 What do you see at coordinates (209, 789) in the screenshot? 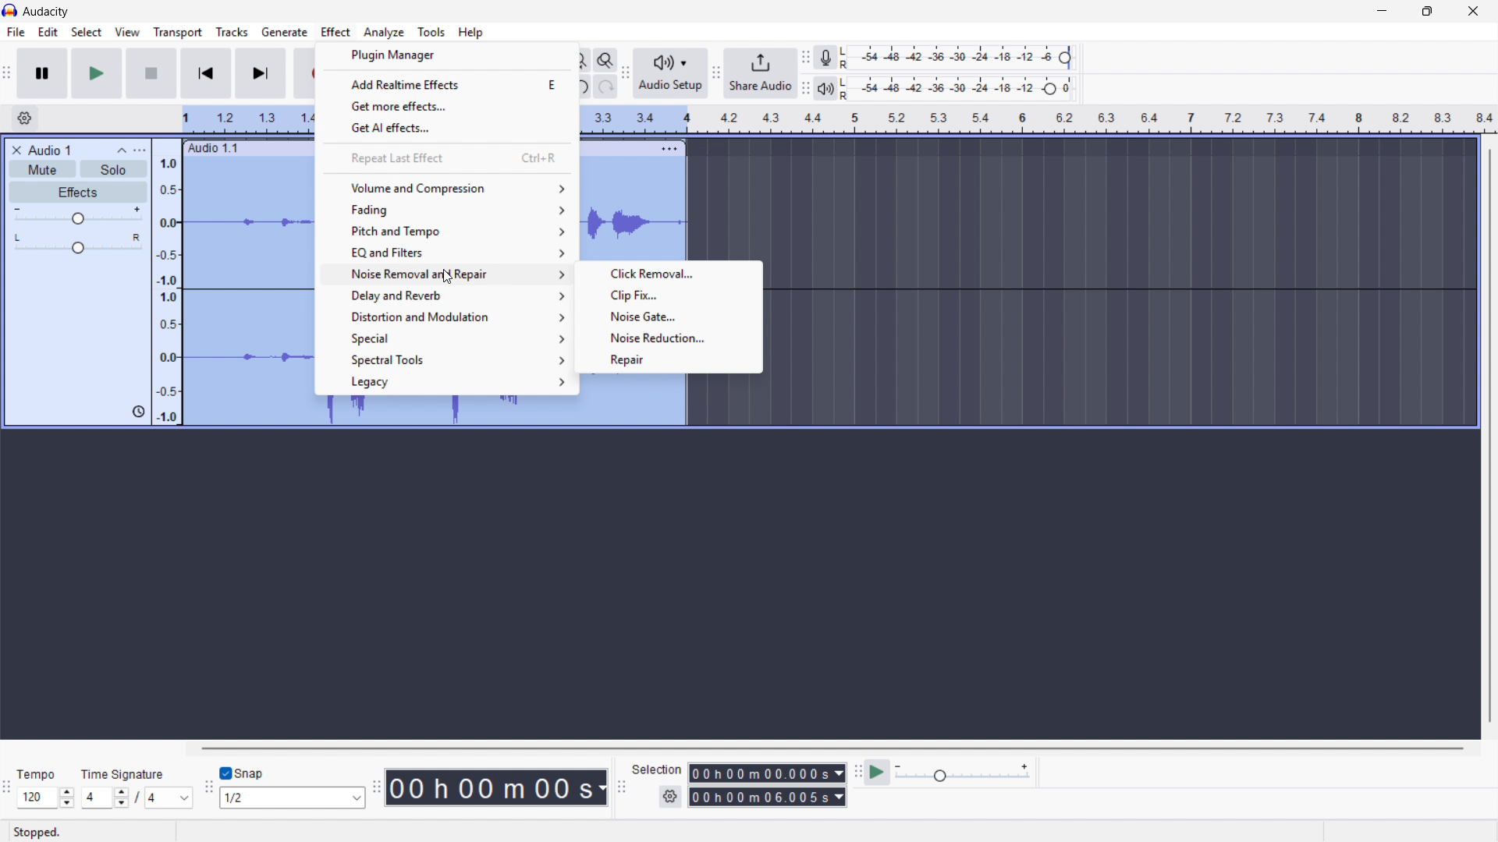
I see `Snapping toolbar` at bounding box center [209, 789].